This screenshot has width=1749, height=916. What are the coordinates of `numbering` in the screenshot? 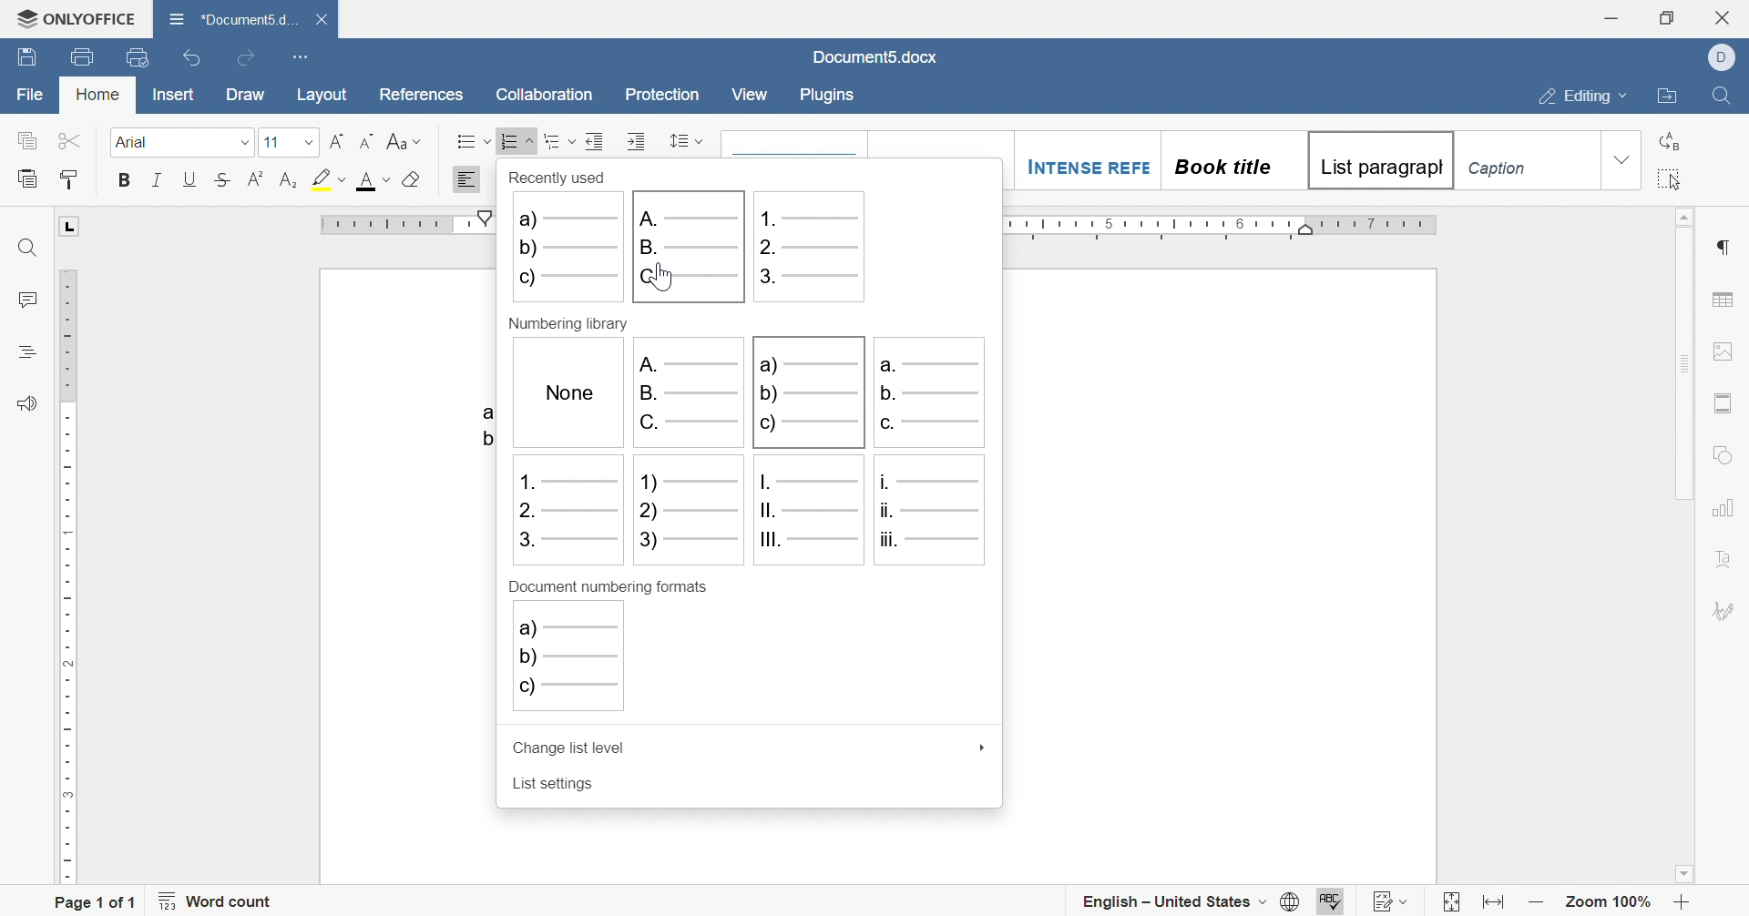 It's located at (517, 142).